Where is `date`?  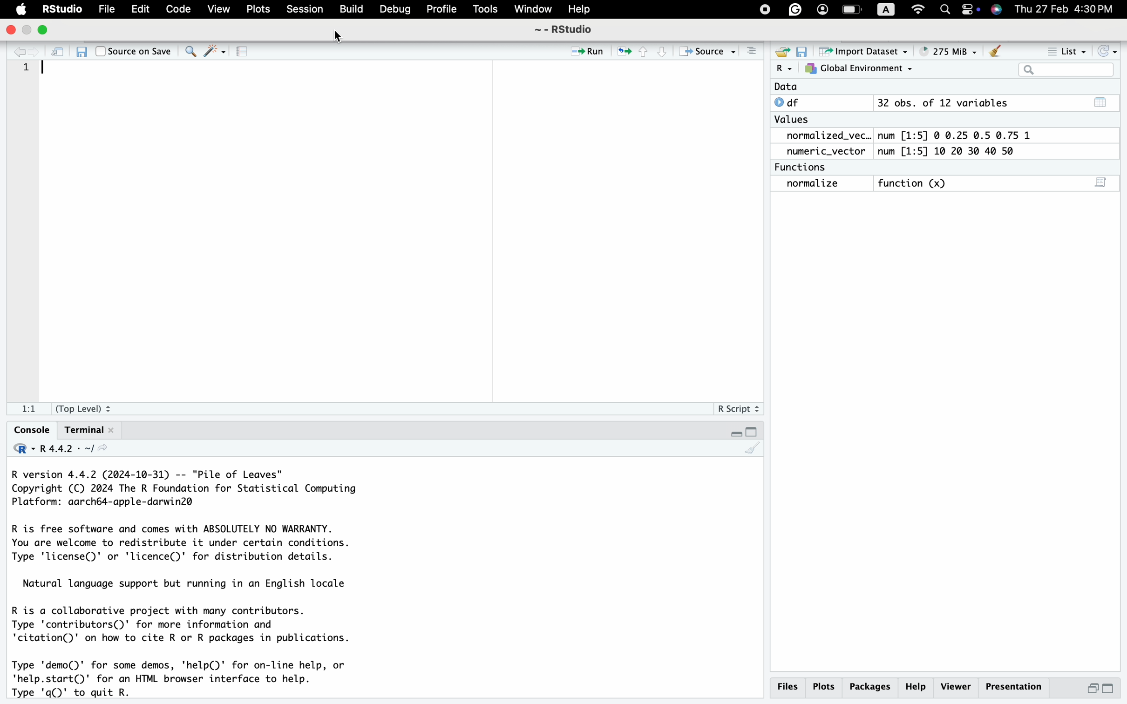 date is located at coordinates (793, 86).